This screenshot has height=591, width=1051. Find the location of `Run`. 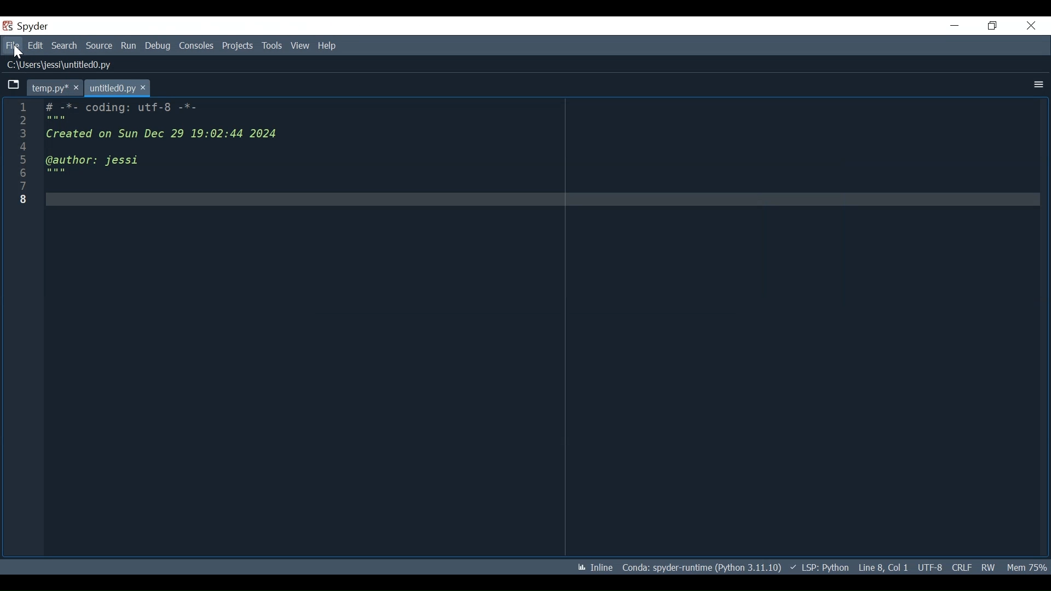

Run is located at coordinates (129, 47).